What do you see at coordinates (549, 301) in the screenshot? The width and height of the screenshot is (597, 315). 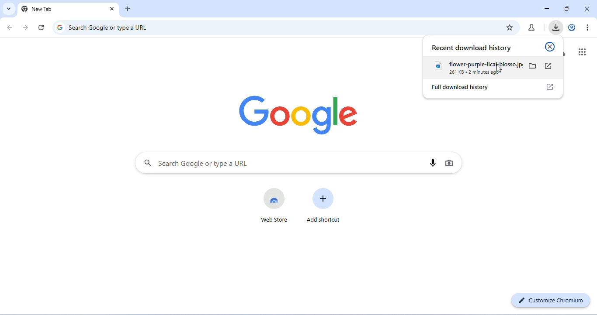 I see `customize chromium` at bounding box center [549, 301].